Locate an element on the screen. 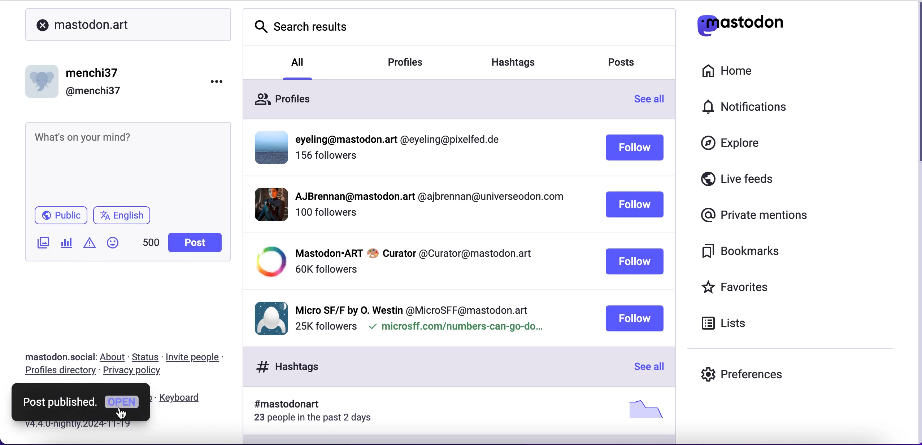  profile is located at coordinates (413, 308).